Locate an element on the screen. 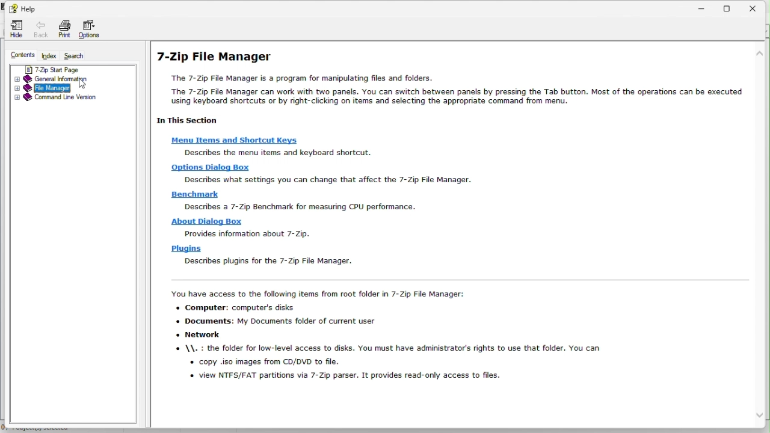 This screenshot has width=770, height=433. restore is located at coordinates (731, 7).